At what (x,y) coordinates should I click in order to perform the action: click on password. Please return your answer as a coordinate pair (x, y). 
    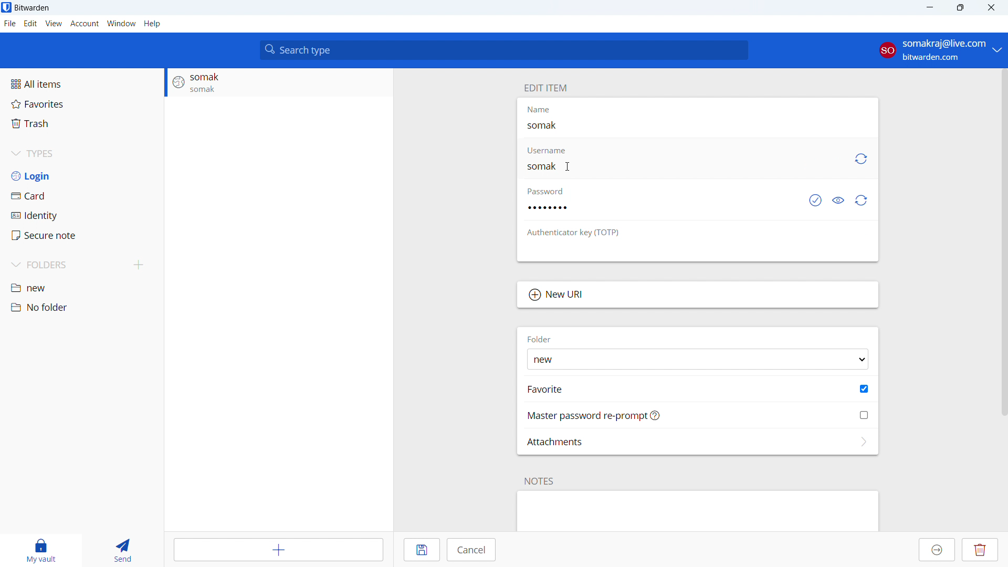
    Looking at the image, I should click on (552, 192).